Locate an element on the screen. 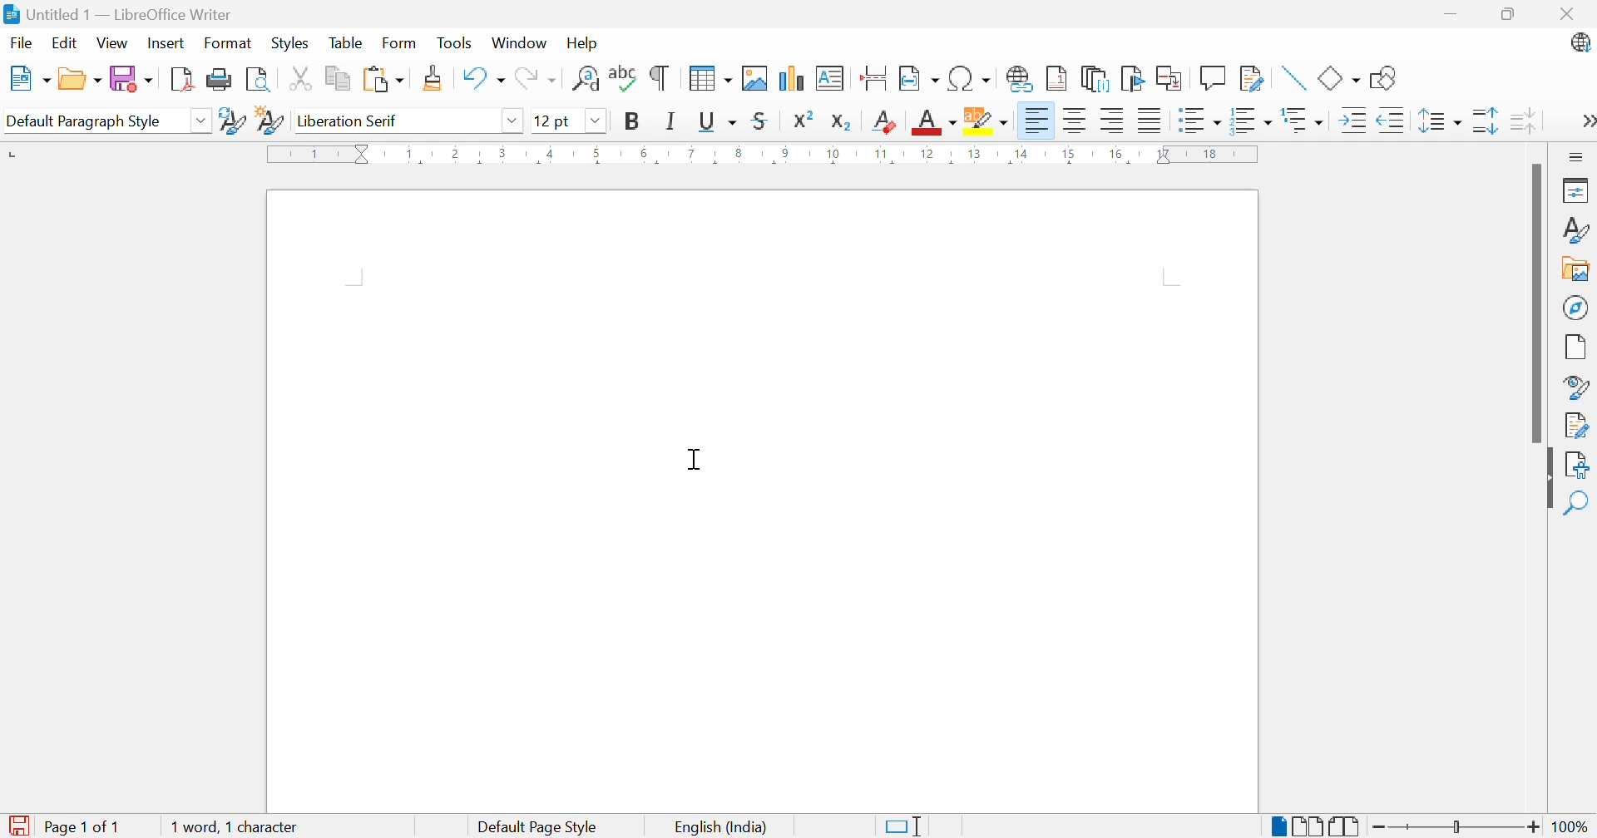  Single-page view is located at coordinates (1276, 828).